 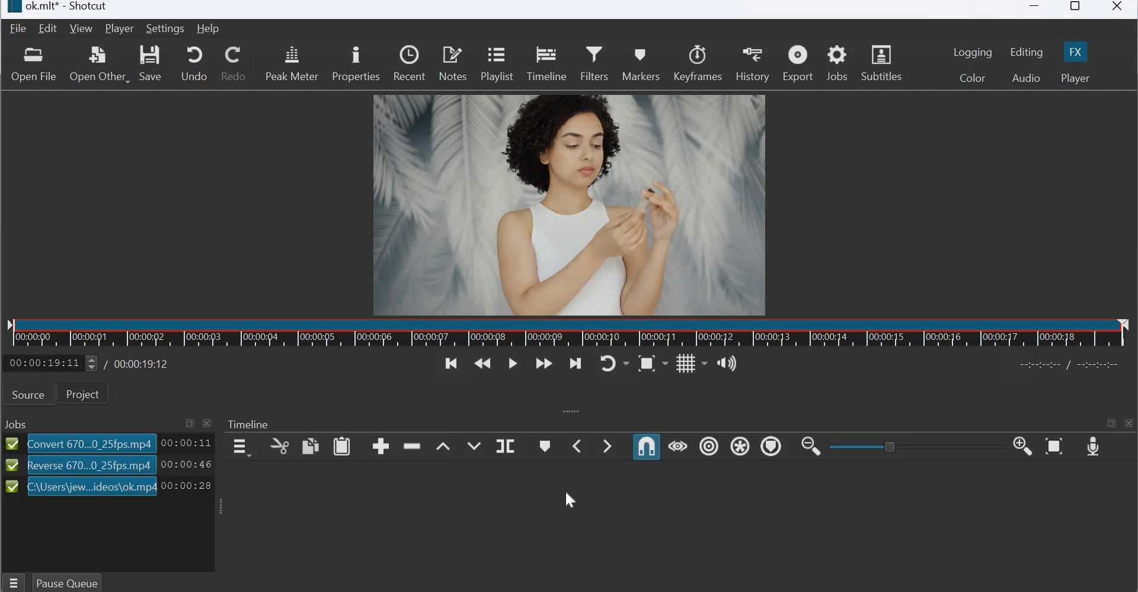 What do you see at coordinates (1130, 423) in the screenshot?
I see `close` at bounding box center [1130, 423].